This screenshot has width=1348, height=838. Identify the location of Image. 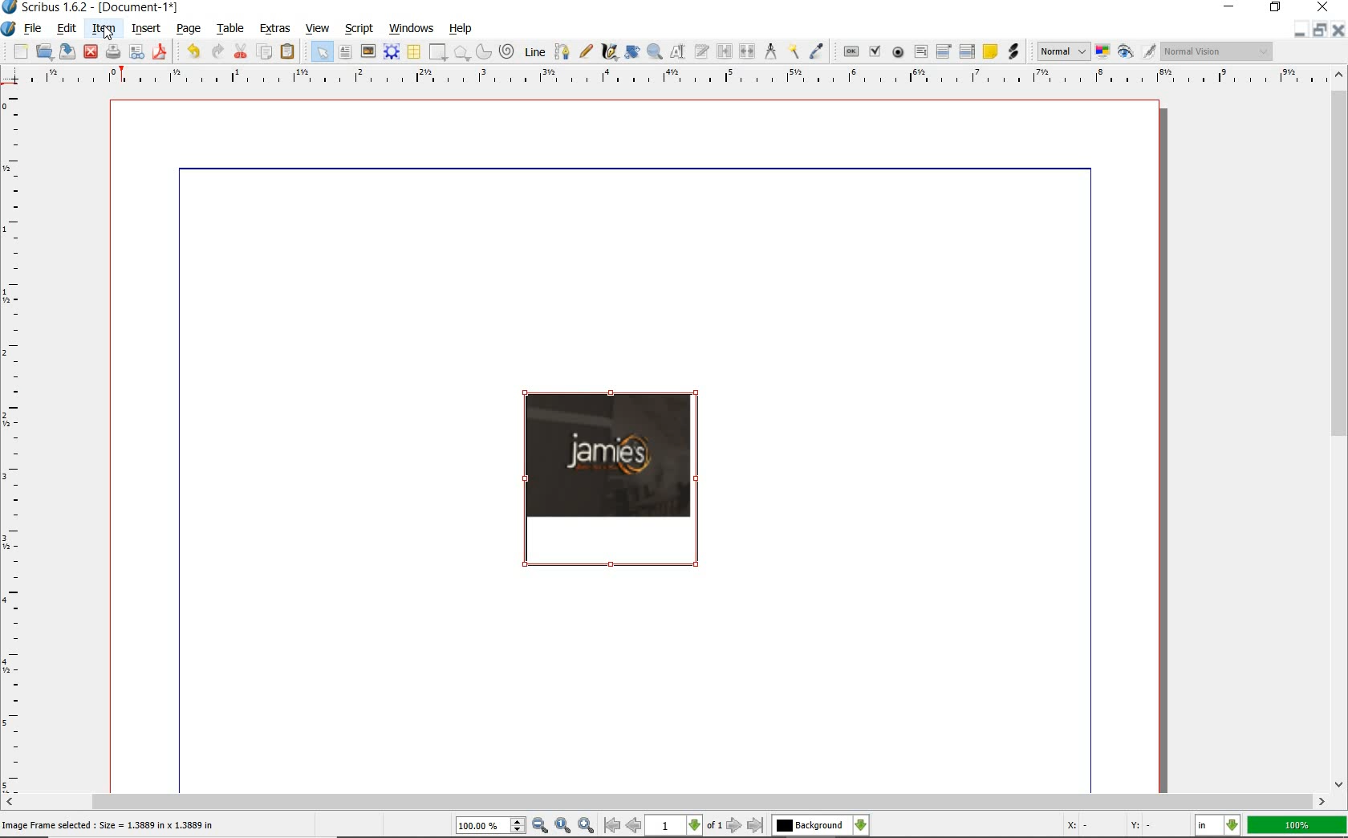
(613, 477).